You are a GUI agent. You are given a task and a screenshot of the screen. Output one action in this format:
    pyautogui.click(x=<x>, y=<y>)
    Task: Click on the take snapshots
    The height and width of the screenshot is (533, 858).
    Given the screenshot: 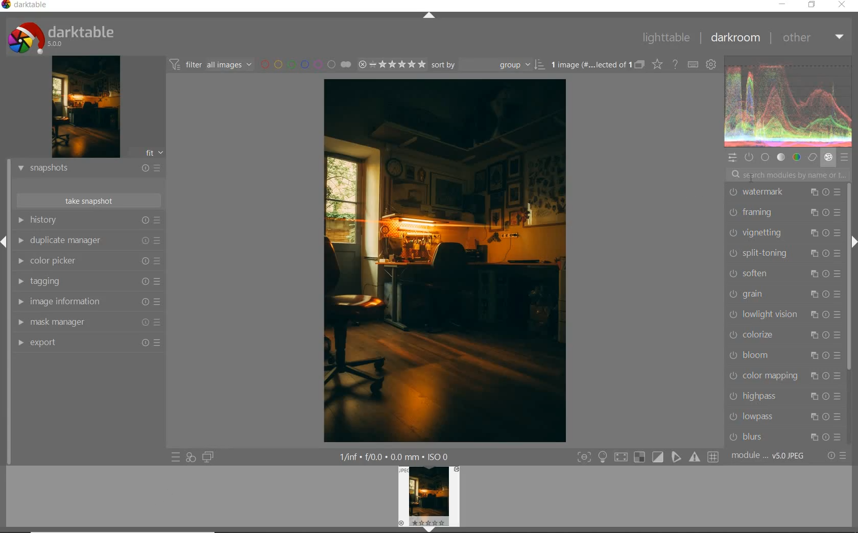 What is the action you would take?
    pyautogui.click(x=89, y=200)
    